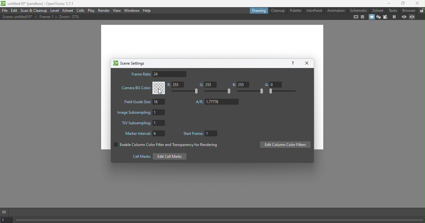 This screenshot has width=425, height=223. What do you see at coordinates (143, 102) in the screenshot?
I see `Field guide size` at bounding box center [143, 102].